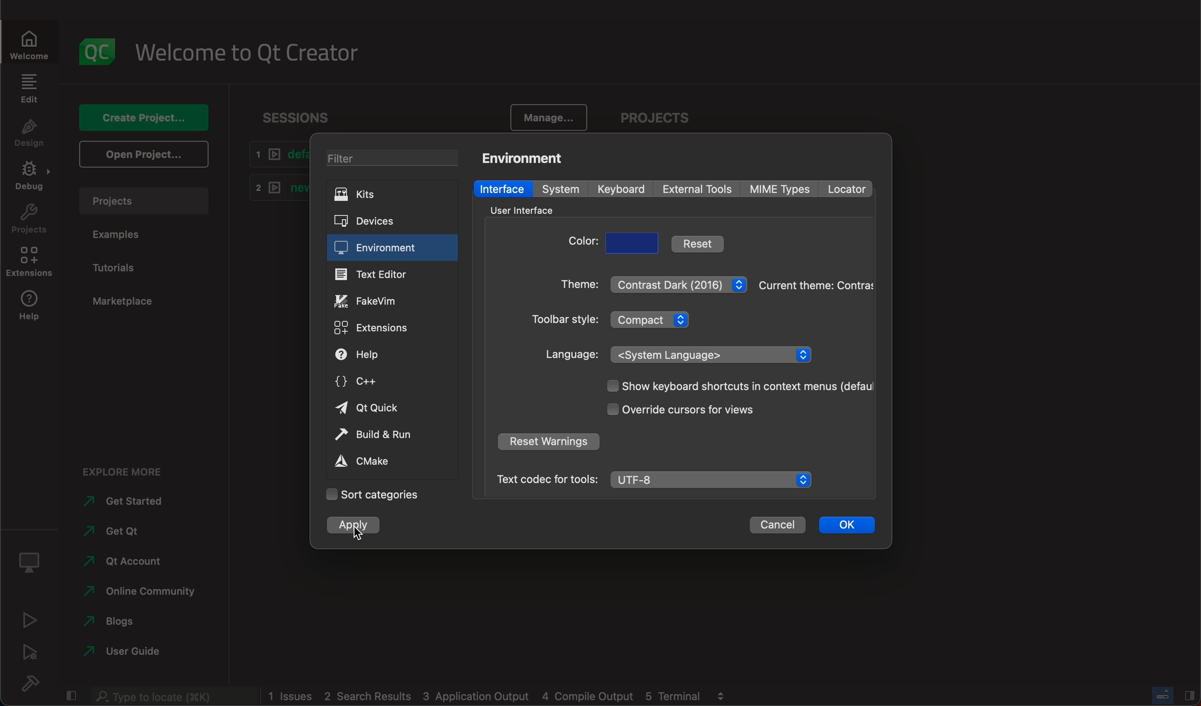  Describe the element at coordinates (623, 189) in the screenshot. I see `keyboard` at that location.